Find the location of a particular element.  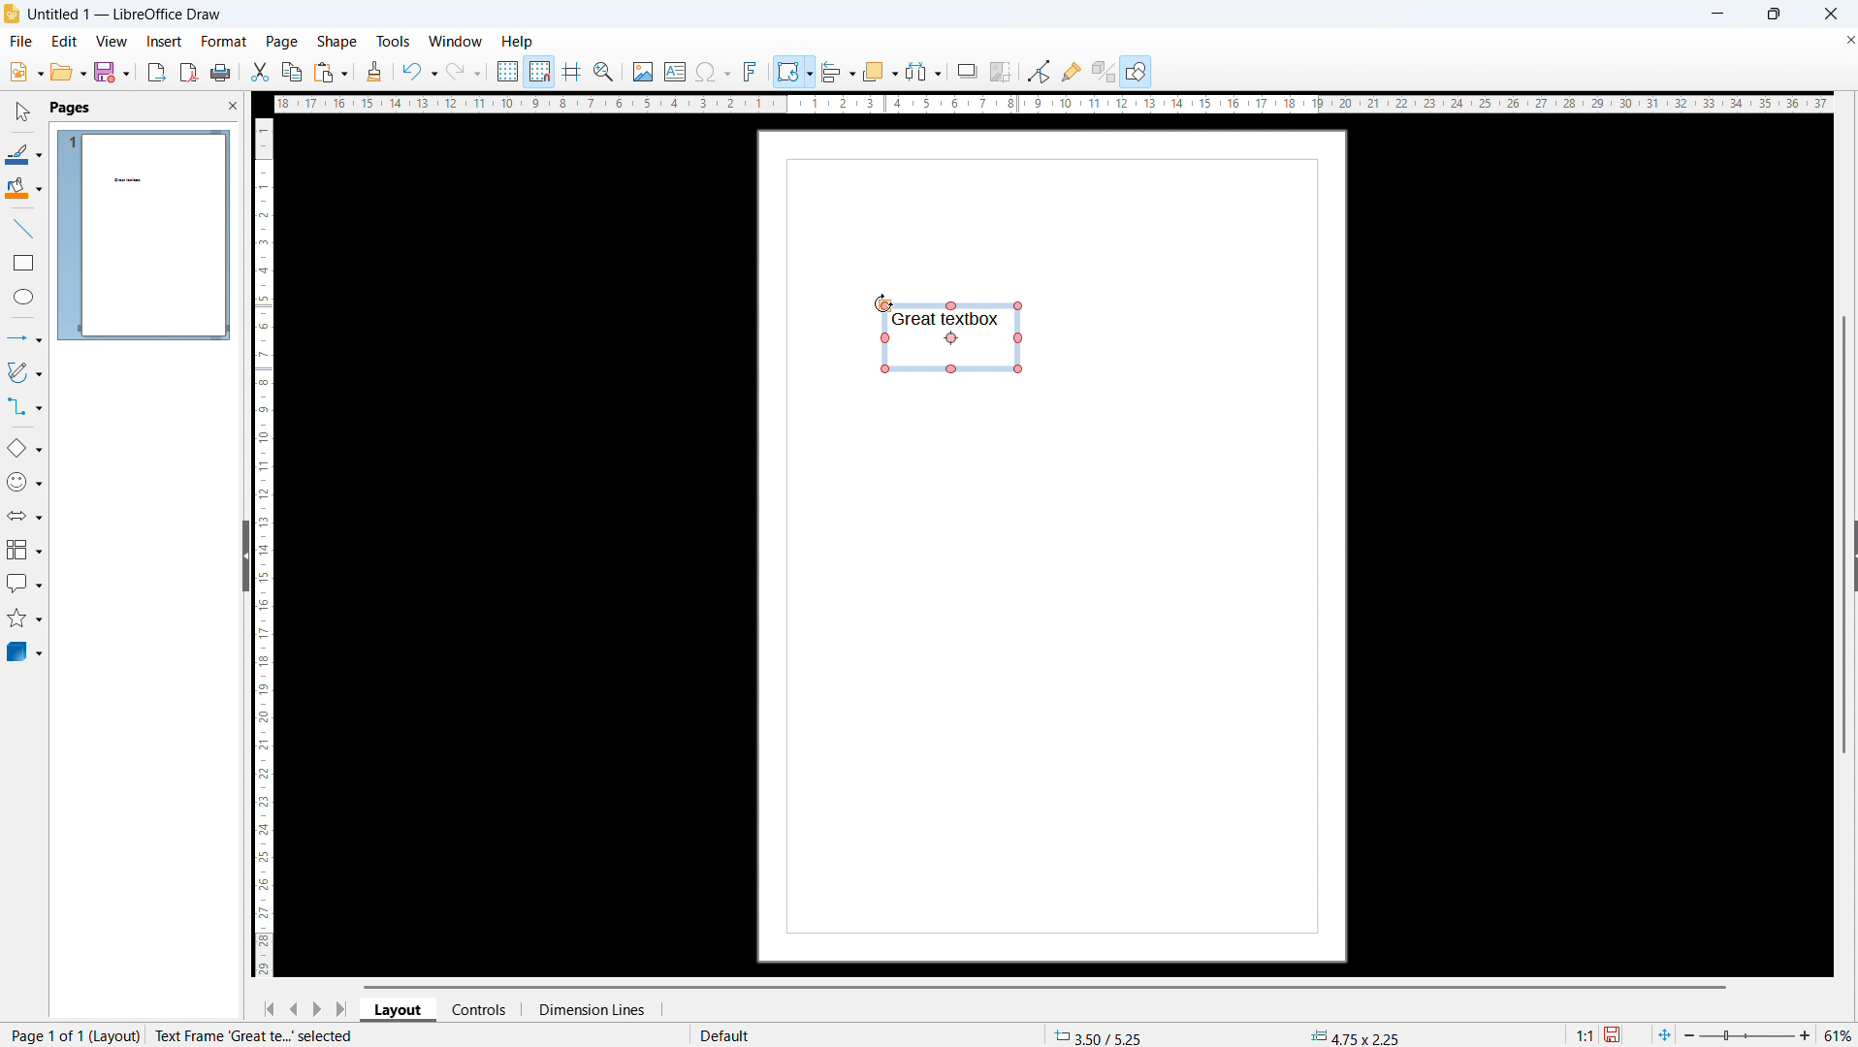

redo is located at coordinates (464, 71).